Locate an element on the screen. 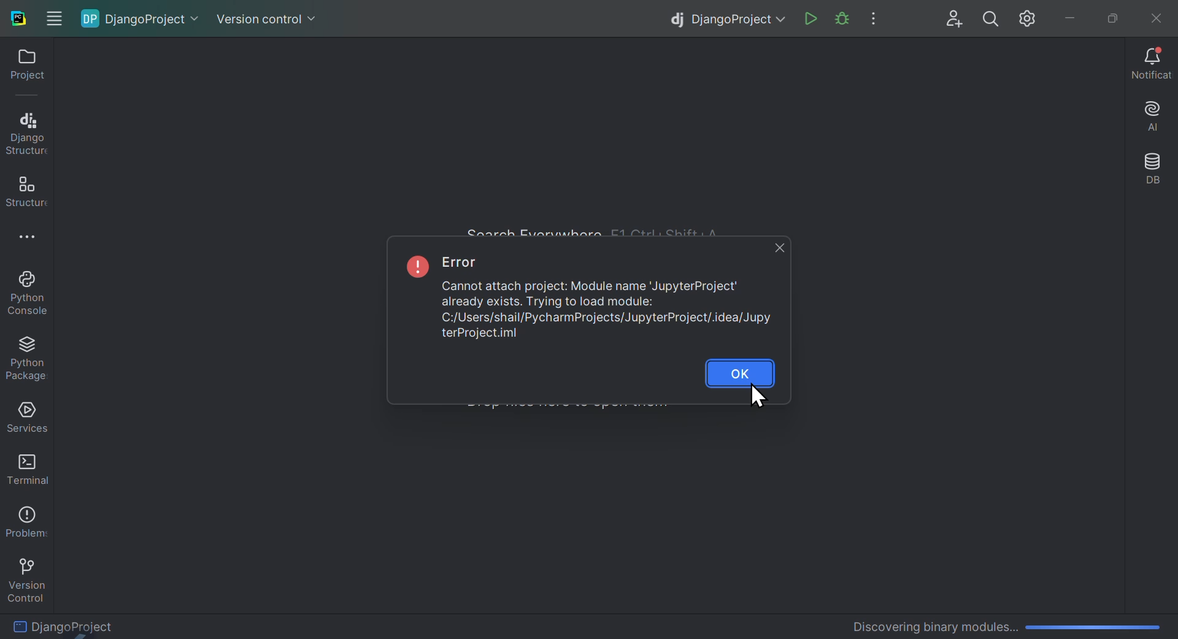 Image resolution: width=1178 pixels, height=639 pixels. Run project file is located at coordinates (841, 19).